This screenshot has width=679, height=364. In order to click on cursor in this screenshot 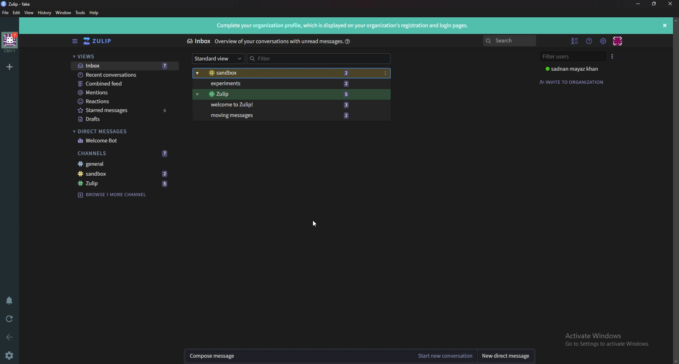, I will do `click(313, 223)`.